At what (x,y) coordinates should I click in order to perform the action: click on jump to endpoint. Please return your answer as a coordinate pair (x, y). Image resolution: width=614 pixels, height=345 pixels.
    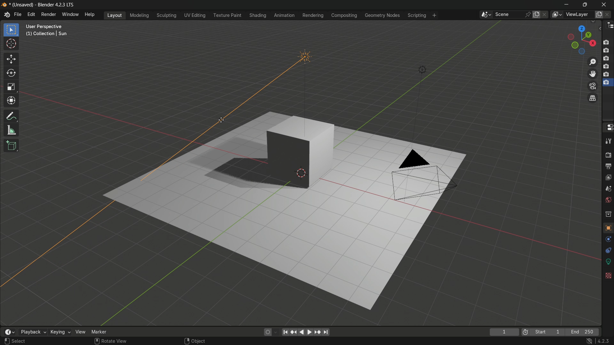
    Looking at the image, I should click on (286, 332).